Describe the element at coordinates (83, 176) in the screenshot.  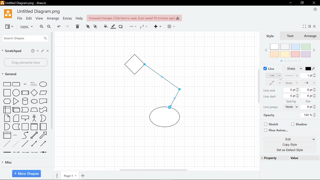
I see `+` at that location.